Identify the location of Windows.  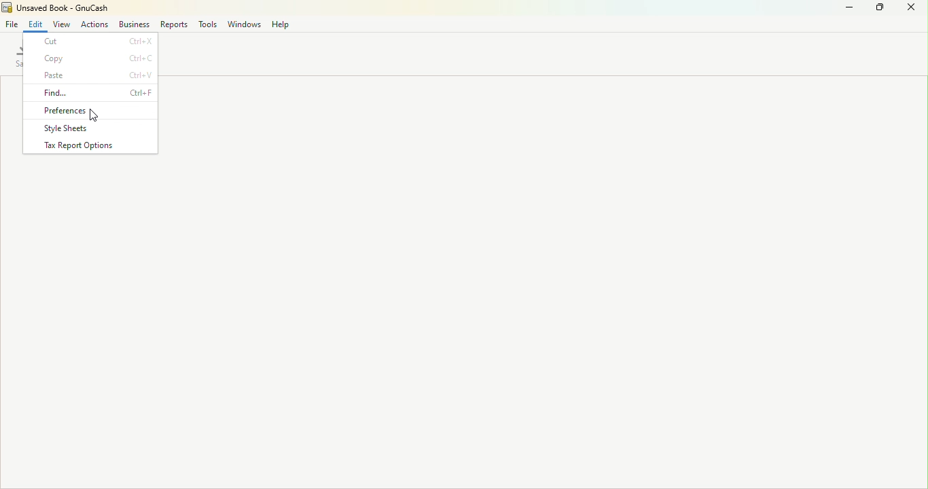
(245, 25).